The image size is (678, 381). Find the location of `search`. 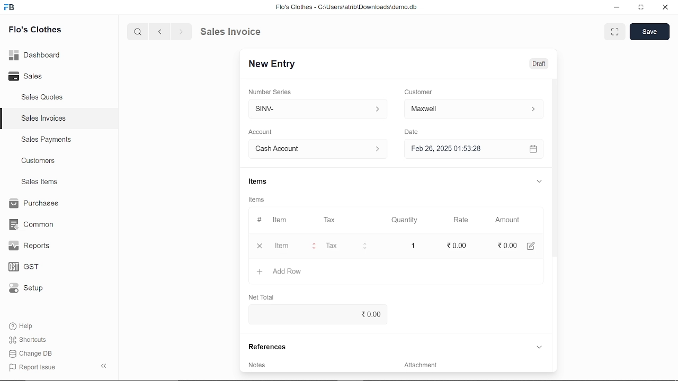

search is located at coordinates (139, 31).